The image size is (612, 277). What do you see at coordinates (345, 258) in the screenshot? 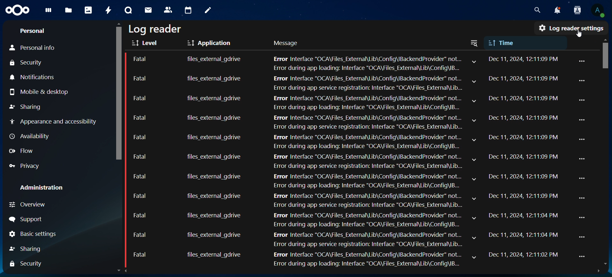
I see `information about log level, application, it's message and time details` at bounding box center [345, 258].